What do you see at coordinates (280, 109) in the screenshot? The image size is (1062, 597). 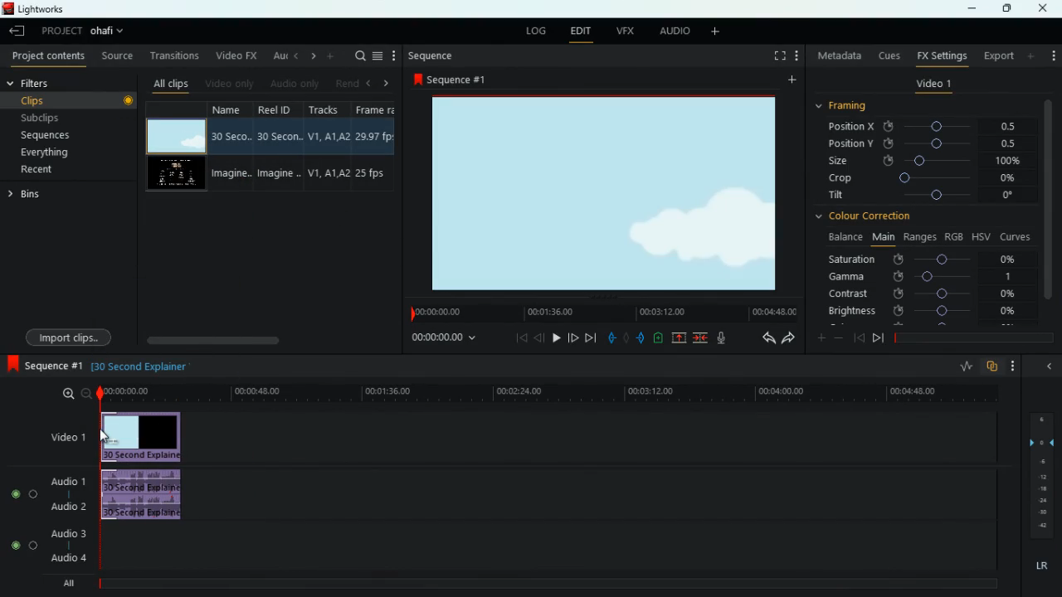 I see `reel id` at bounding box center [280, 109].